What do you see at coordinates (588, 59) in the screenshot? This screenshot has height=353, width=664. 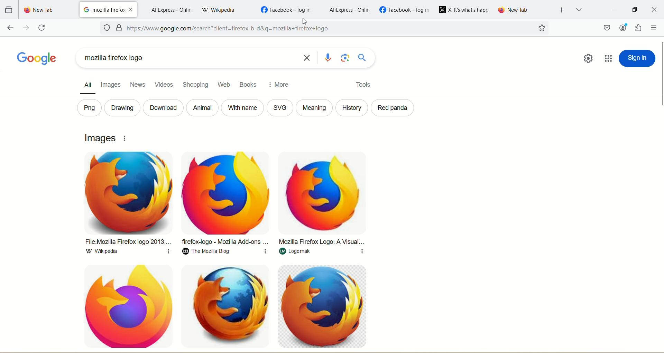 I see `quick settings` at bounding box center [588, 59].